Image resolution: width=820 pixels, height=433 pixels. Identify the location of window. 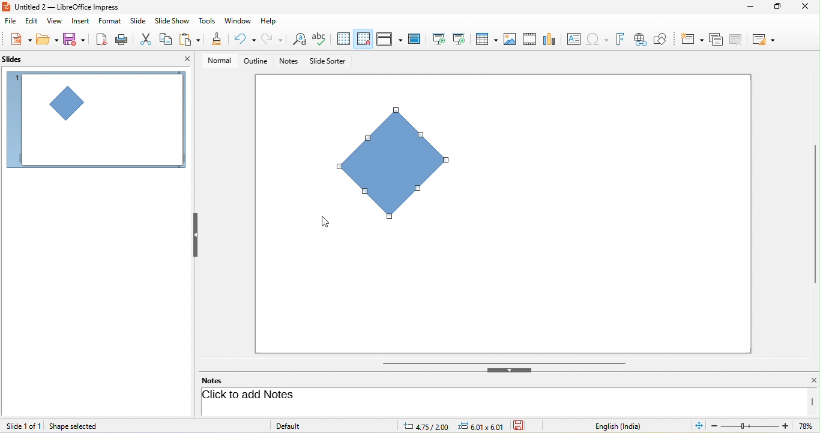
(238, 22).